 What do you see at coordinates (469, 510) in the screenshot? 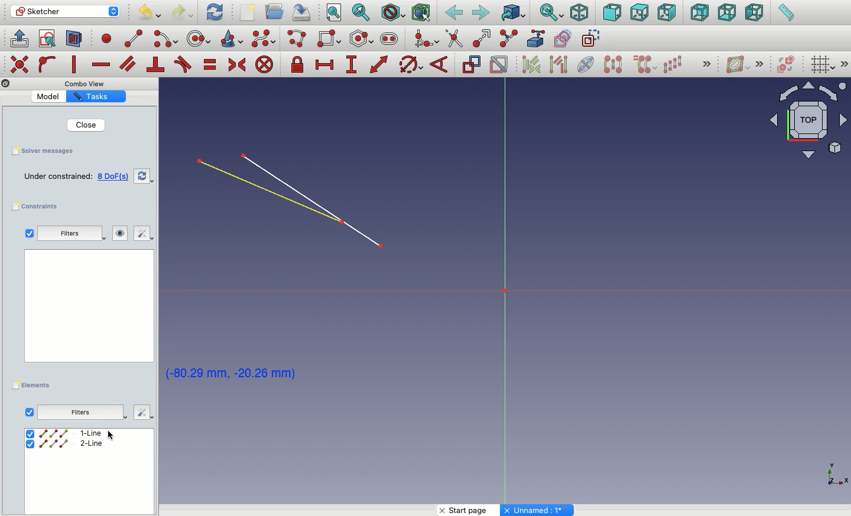
I see `Start page` at bounding box center [469, 510].